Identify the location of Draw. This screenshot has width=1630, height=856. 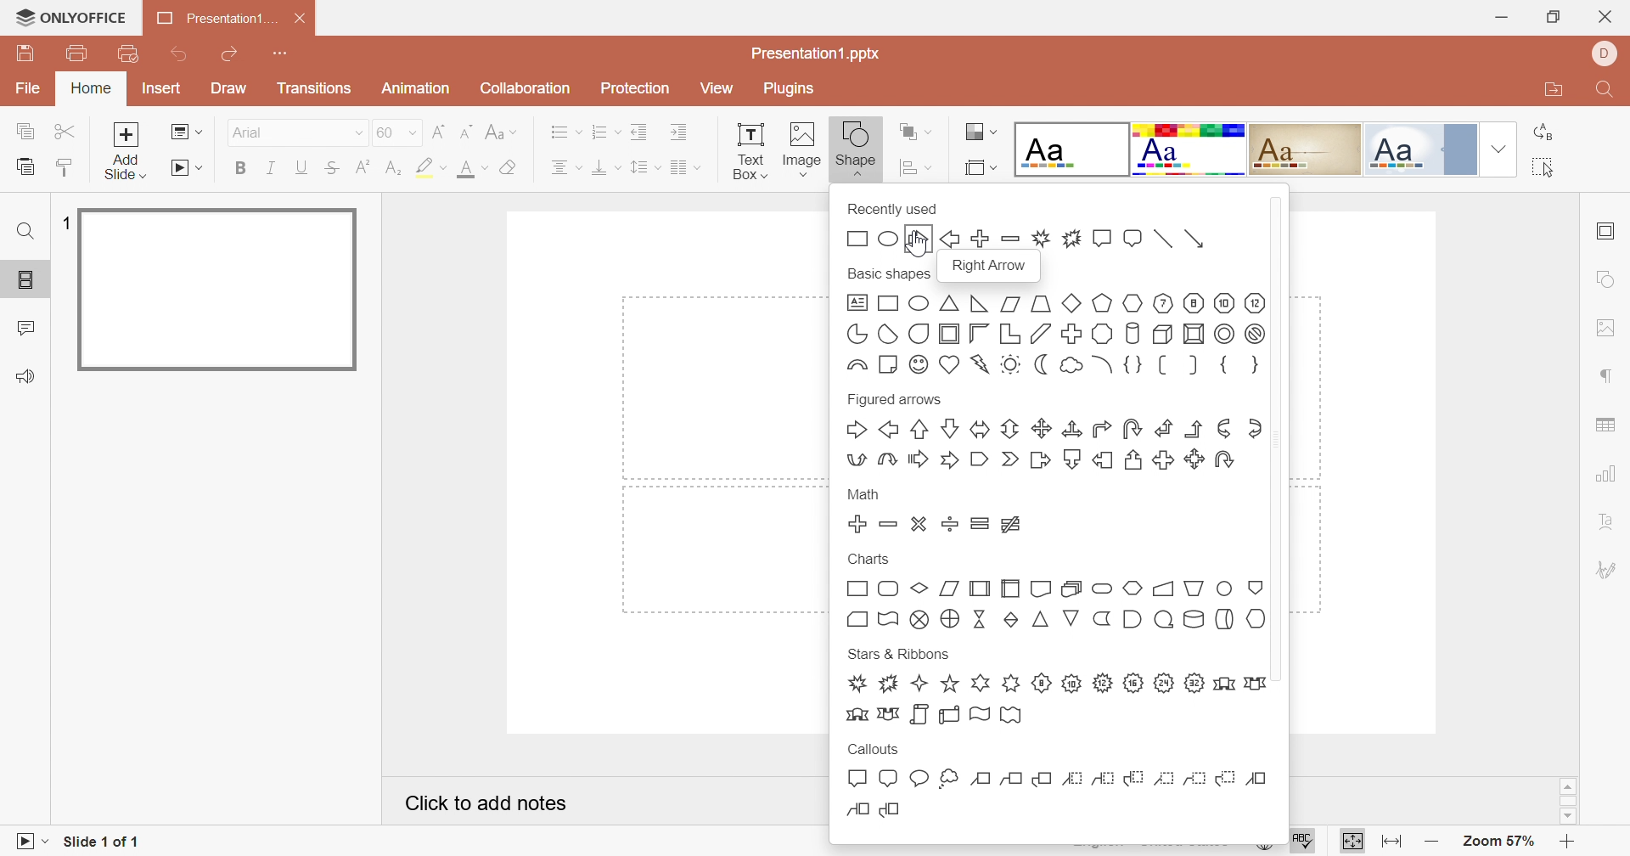
(227, 87).